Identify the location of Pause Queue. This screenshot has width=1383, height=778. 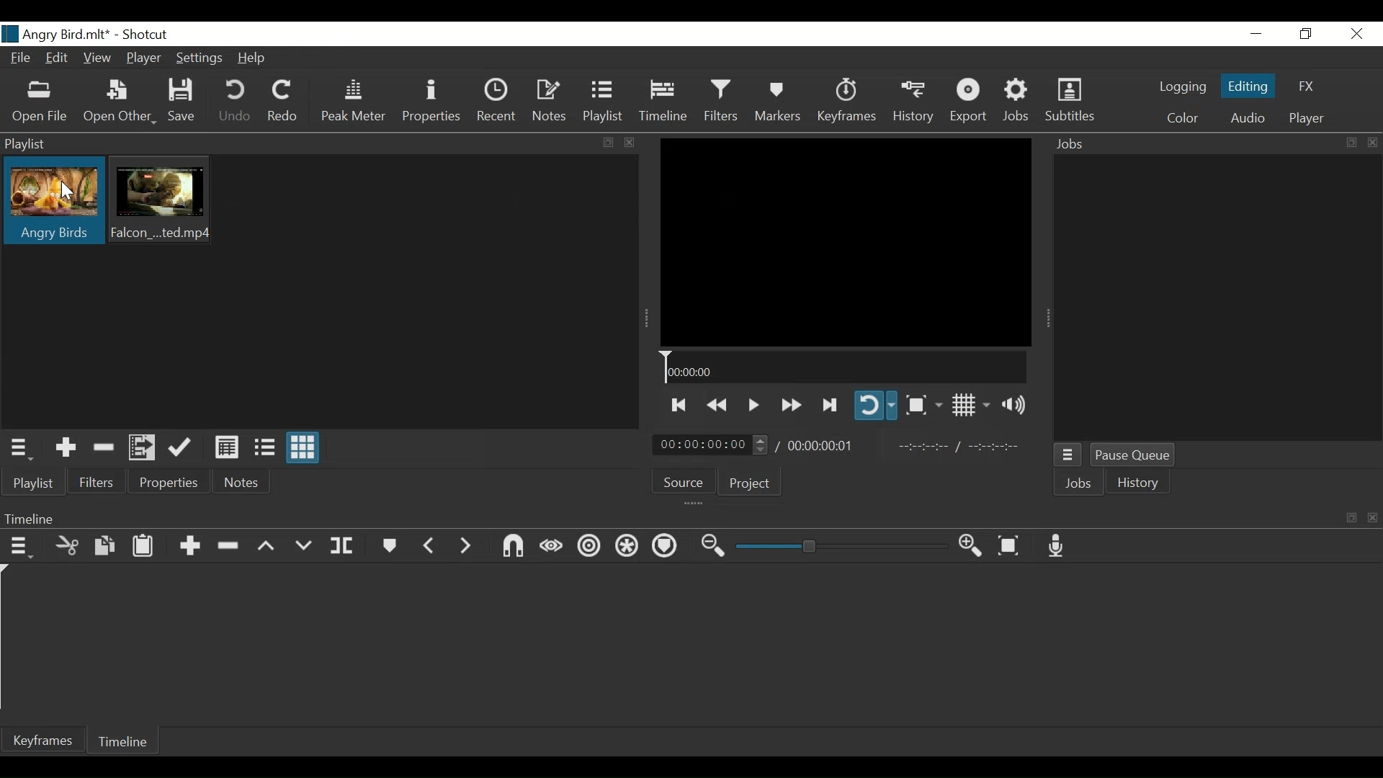
(1133, 455).